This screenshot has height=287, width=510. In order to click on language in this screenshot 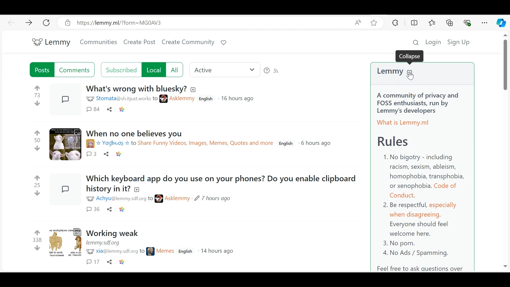, I will do `click(186, 251)`.